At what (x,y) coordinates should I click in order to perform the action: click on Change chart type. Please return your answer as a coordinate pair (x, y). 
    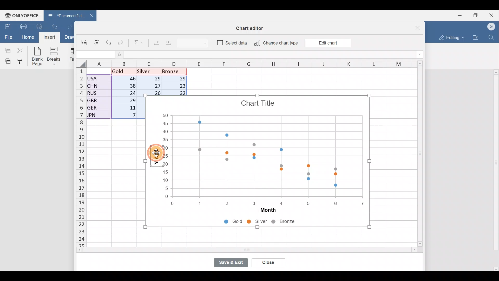
    Looking at the image, I should click on (276, 43).